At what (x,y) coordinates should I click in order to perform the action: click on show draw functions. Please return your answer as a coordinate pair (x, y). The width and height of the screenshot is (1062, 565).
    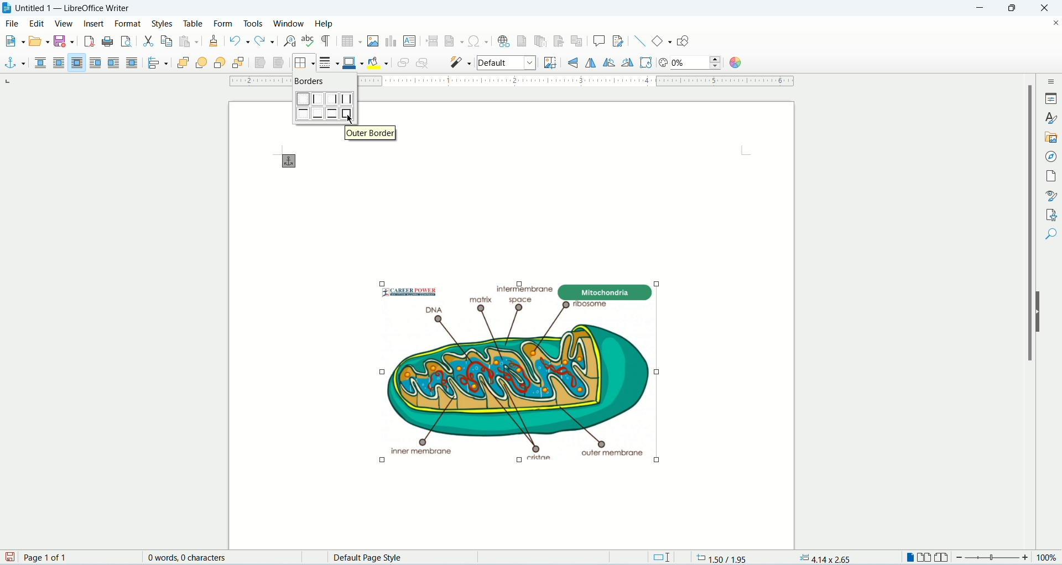
    Looking at the image, I should click on (684, 40).